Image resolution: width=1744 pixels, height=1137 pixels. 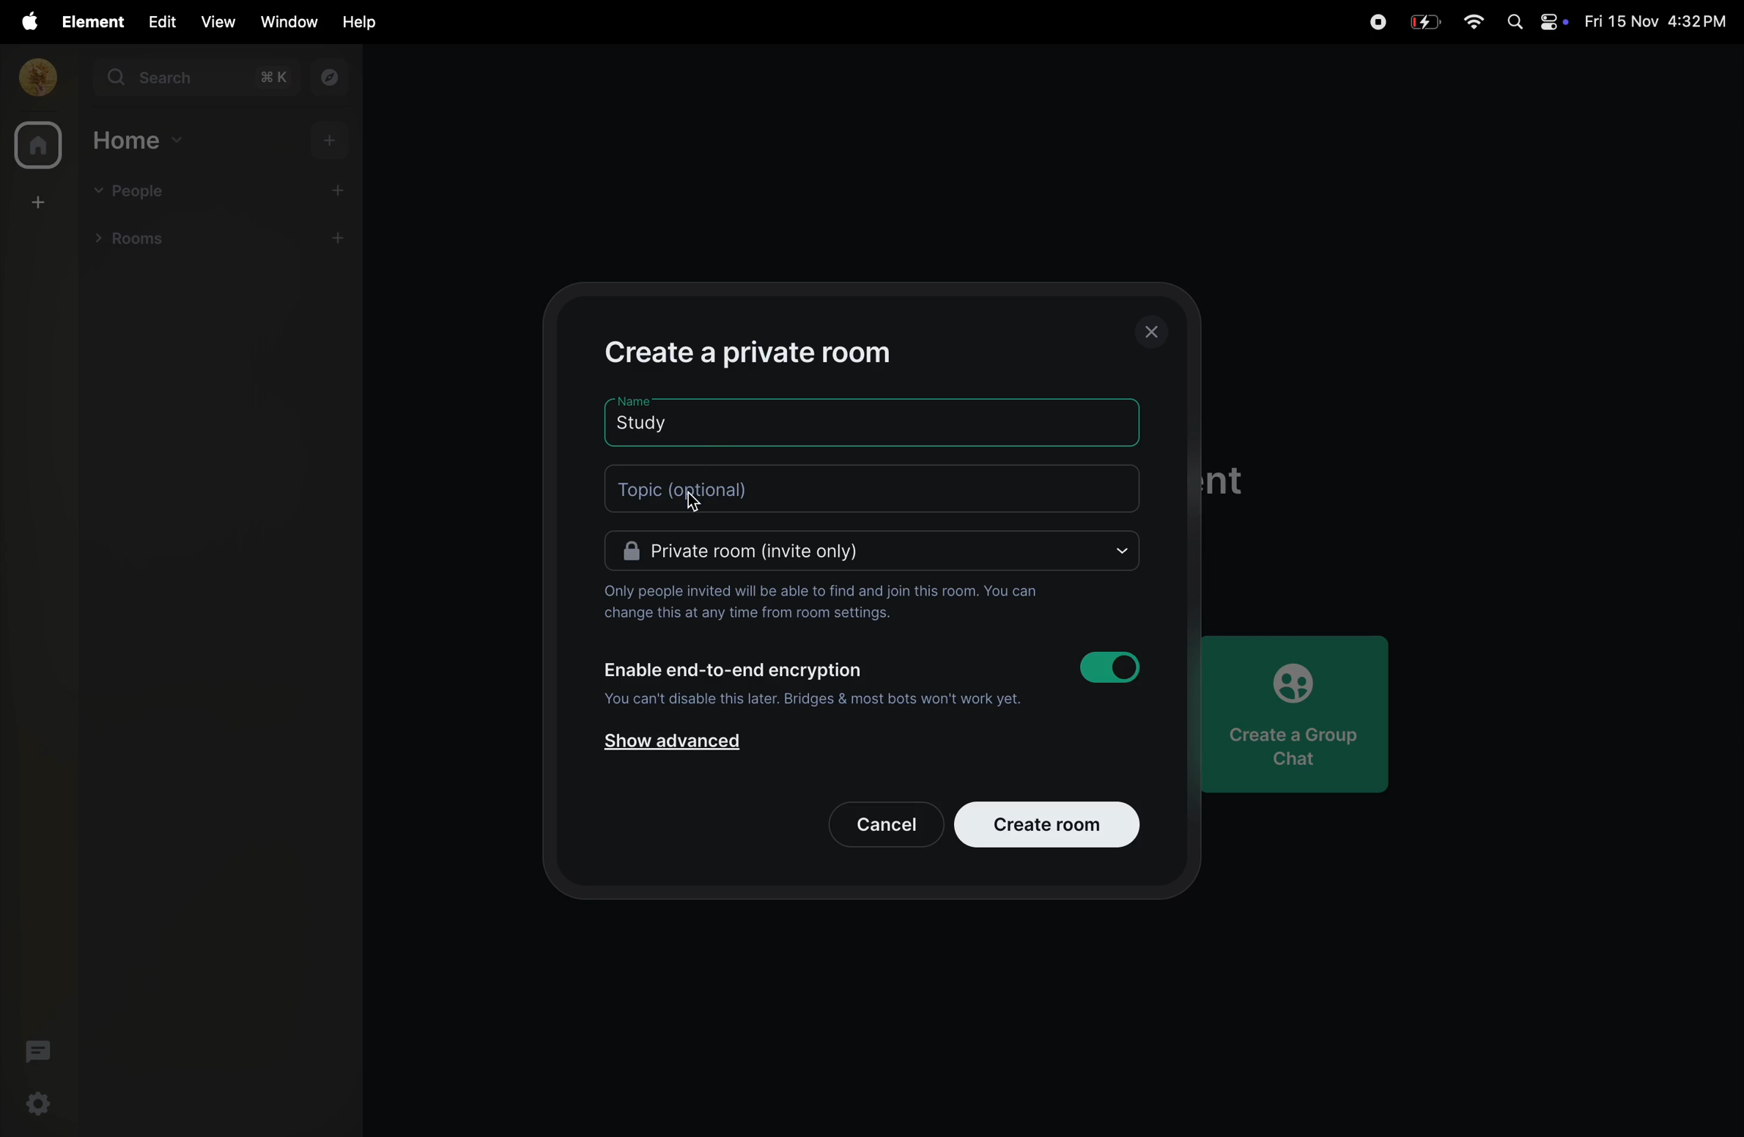 I want to click on you cannot disabole it later, so click(x=811, y=702).